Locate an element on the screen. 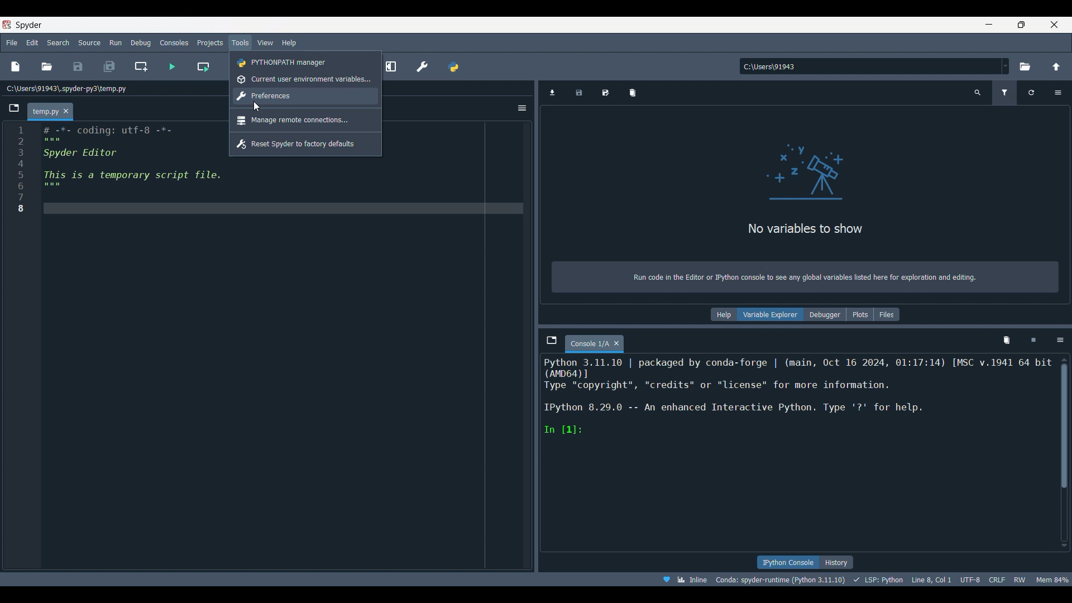 The width and height of the screenshot is (1072, 603). Inline is located at coordinates (682, 580).